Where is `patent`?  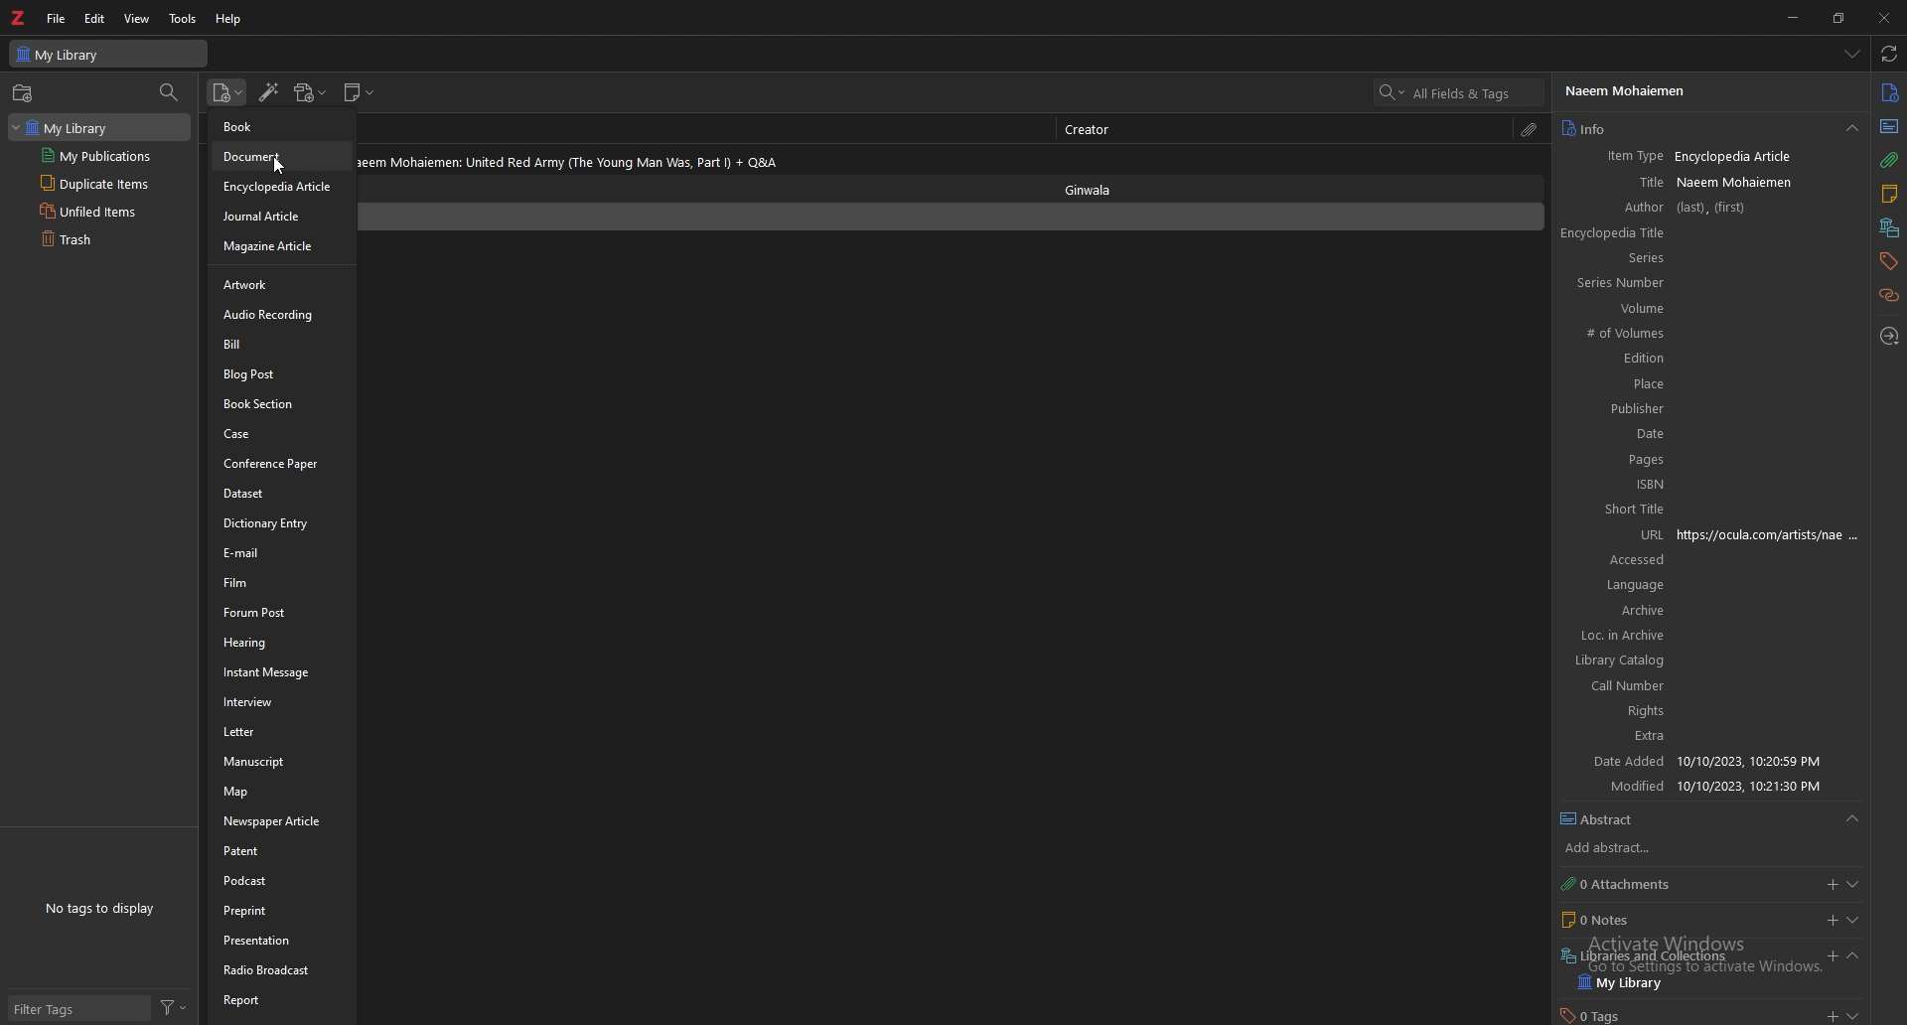 patent is located at coordinates (279, 851).